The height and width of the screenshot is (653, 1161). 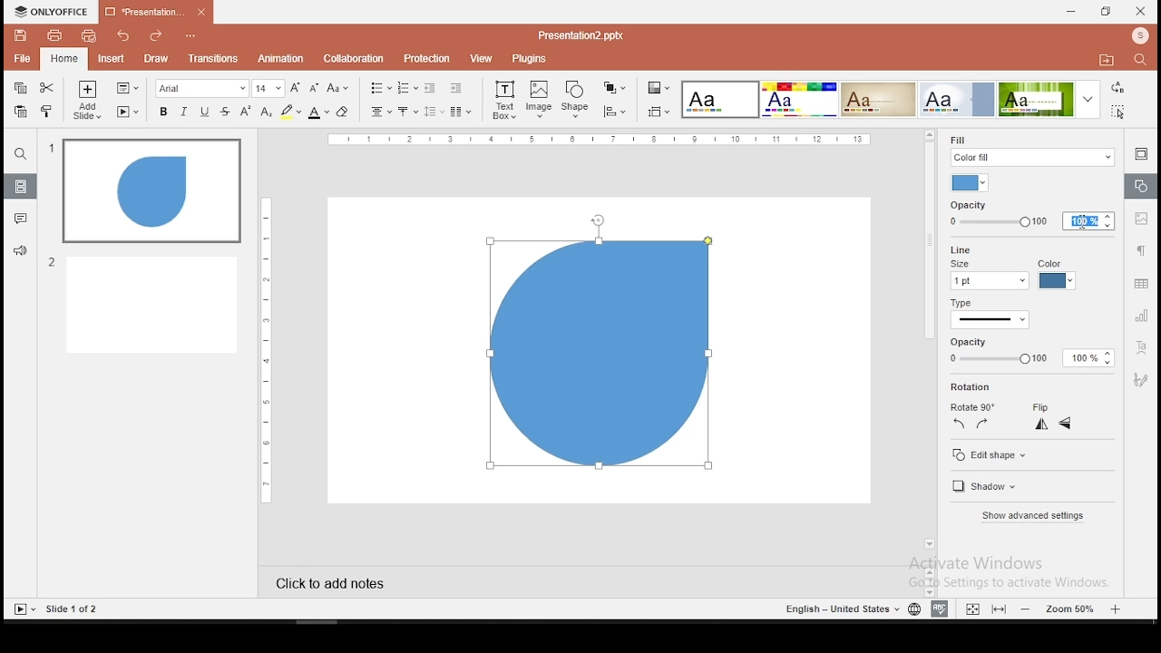 I want to click on quick print, so click(x=87, y=36).